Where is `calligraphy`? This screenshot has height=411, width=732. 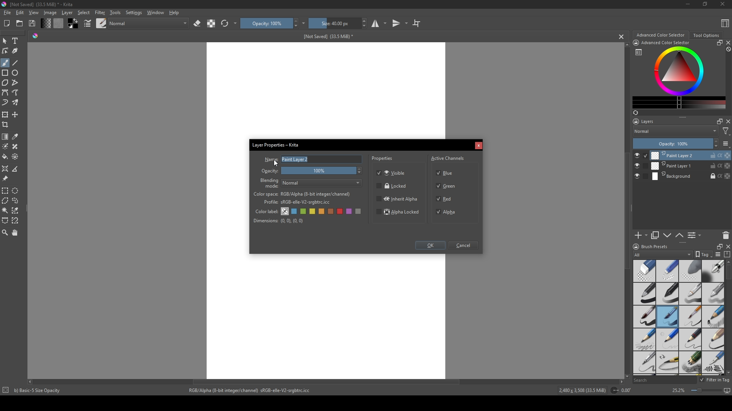 calligraphy is located at coordinates (16, 51).